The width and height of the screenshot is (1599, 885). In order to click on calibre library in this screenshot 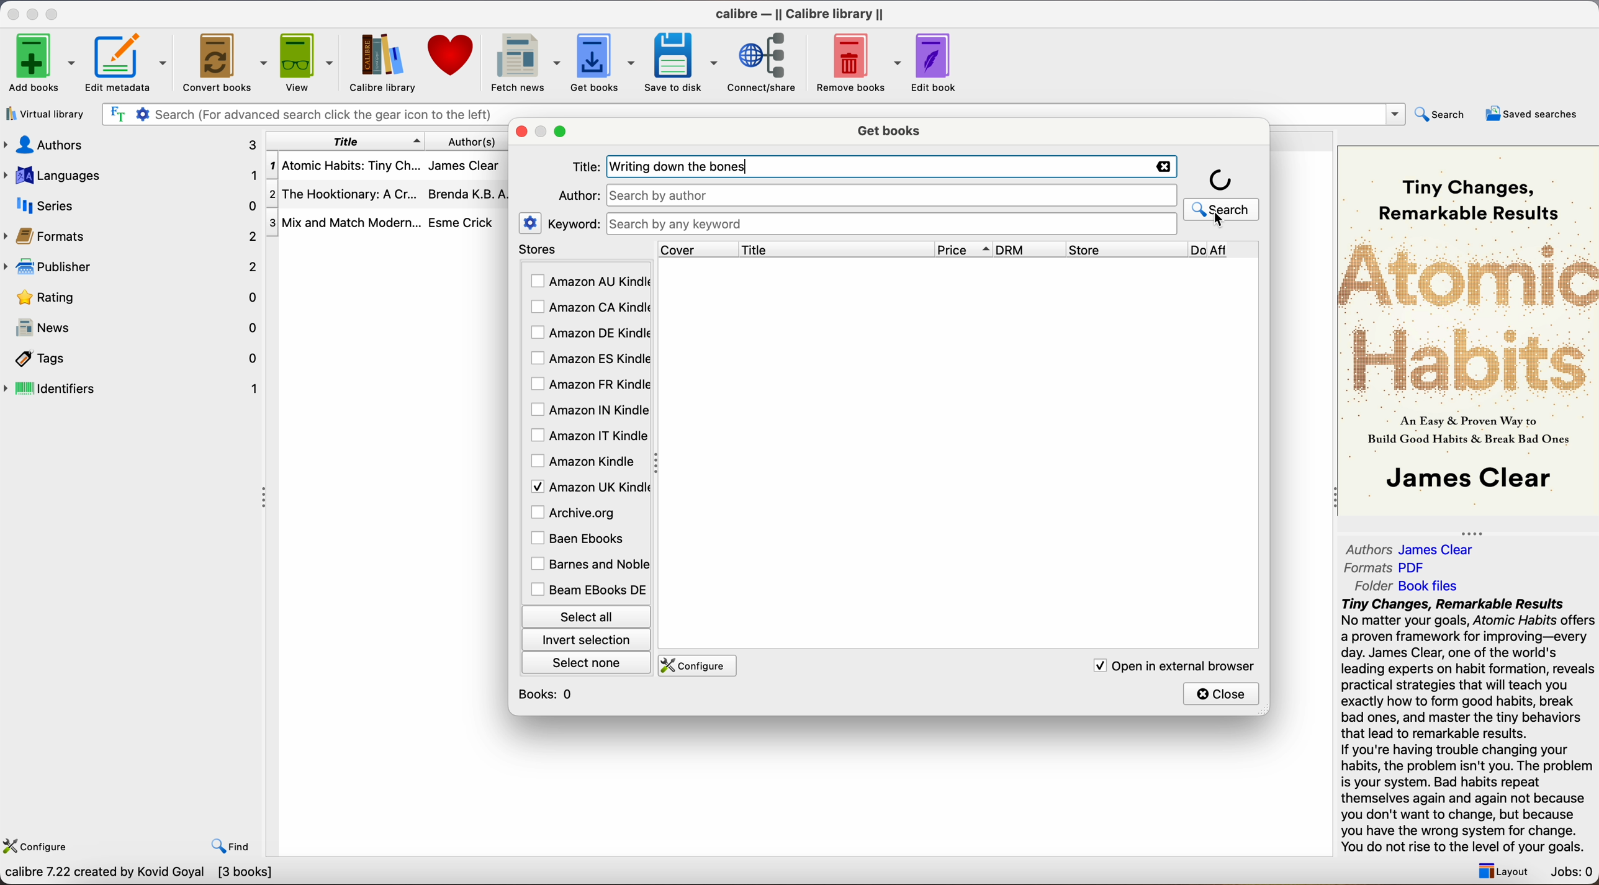, I will do `click(377, 63)`.